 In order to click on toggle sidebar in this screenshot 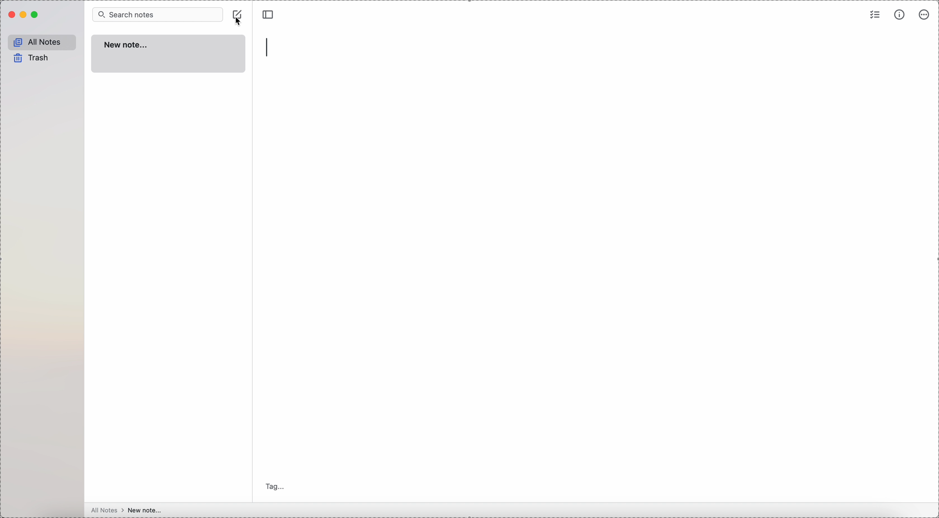, I will do `click(267, 15)`.